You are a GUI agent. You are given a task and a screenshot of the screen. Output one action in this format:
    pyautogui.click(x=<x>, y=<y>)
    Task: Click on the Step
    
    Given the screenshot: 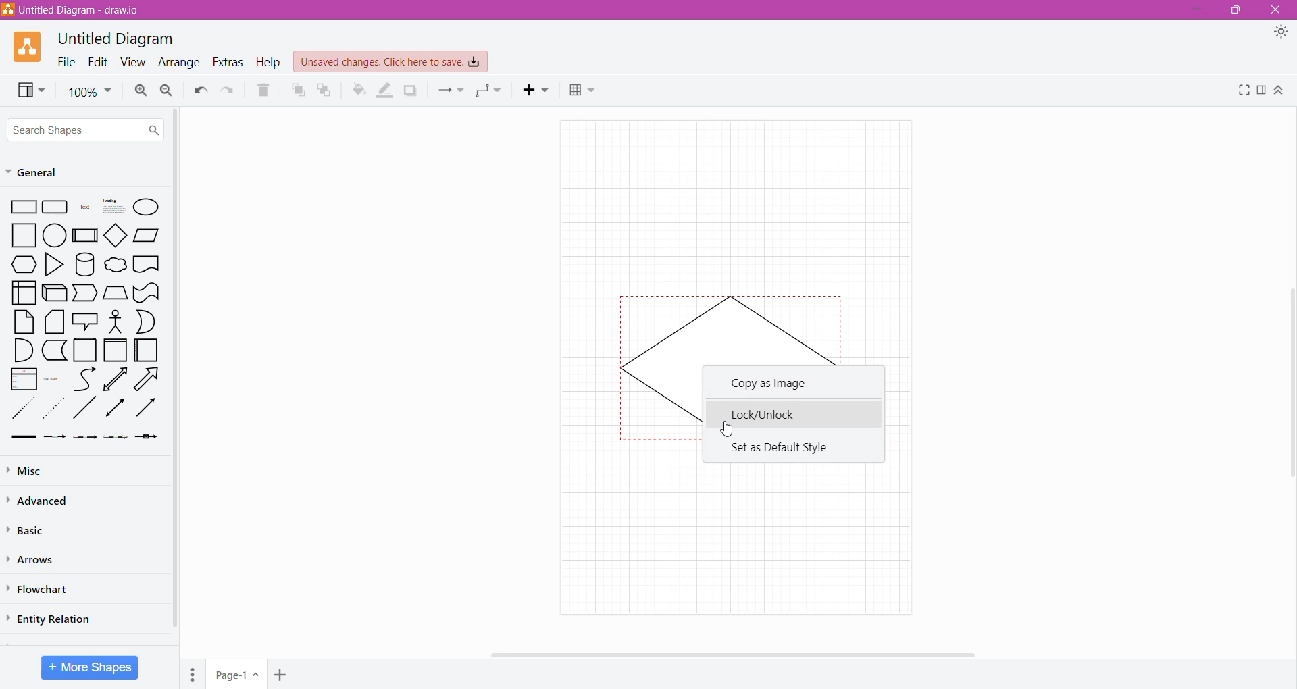 What is the action you would take?
    pyautogui.click(x=84, y=293)
    